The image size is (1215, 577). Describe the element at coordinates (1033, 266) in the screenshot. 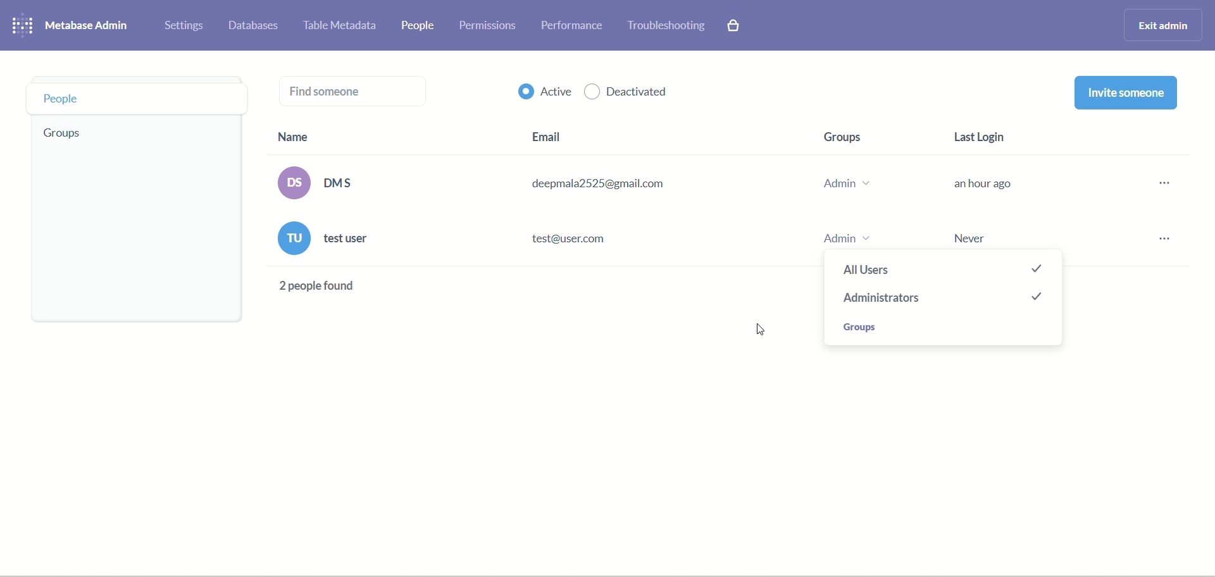

I see `checked` at that location.